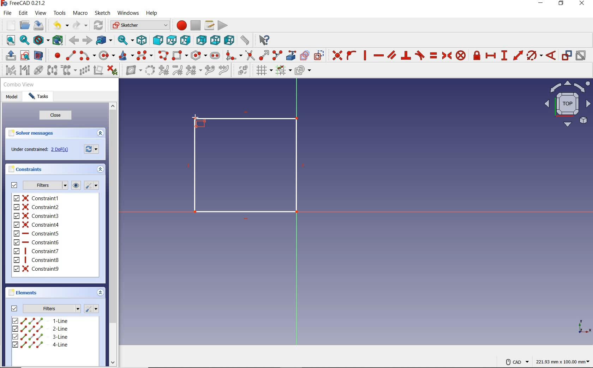  Describe the element at coordinates (447, 55) in the screenshot. I see `constrain symmetrical` at that location.